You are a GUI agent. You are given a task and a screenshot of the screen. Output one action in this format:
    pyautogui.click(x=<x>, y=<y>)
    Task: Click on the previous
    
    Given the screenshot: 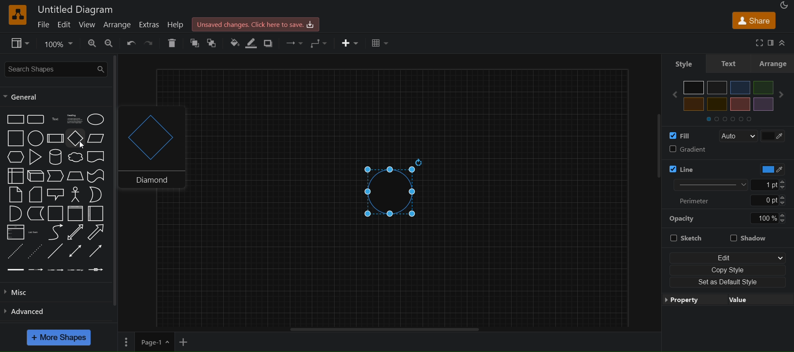 What is the action you would take?
    pyautogui.click(x=671, y=95)
    